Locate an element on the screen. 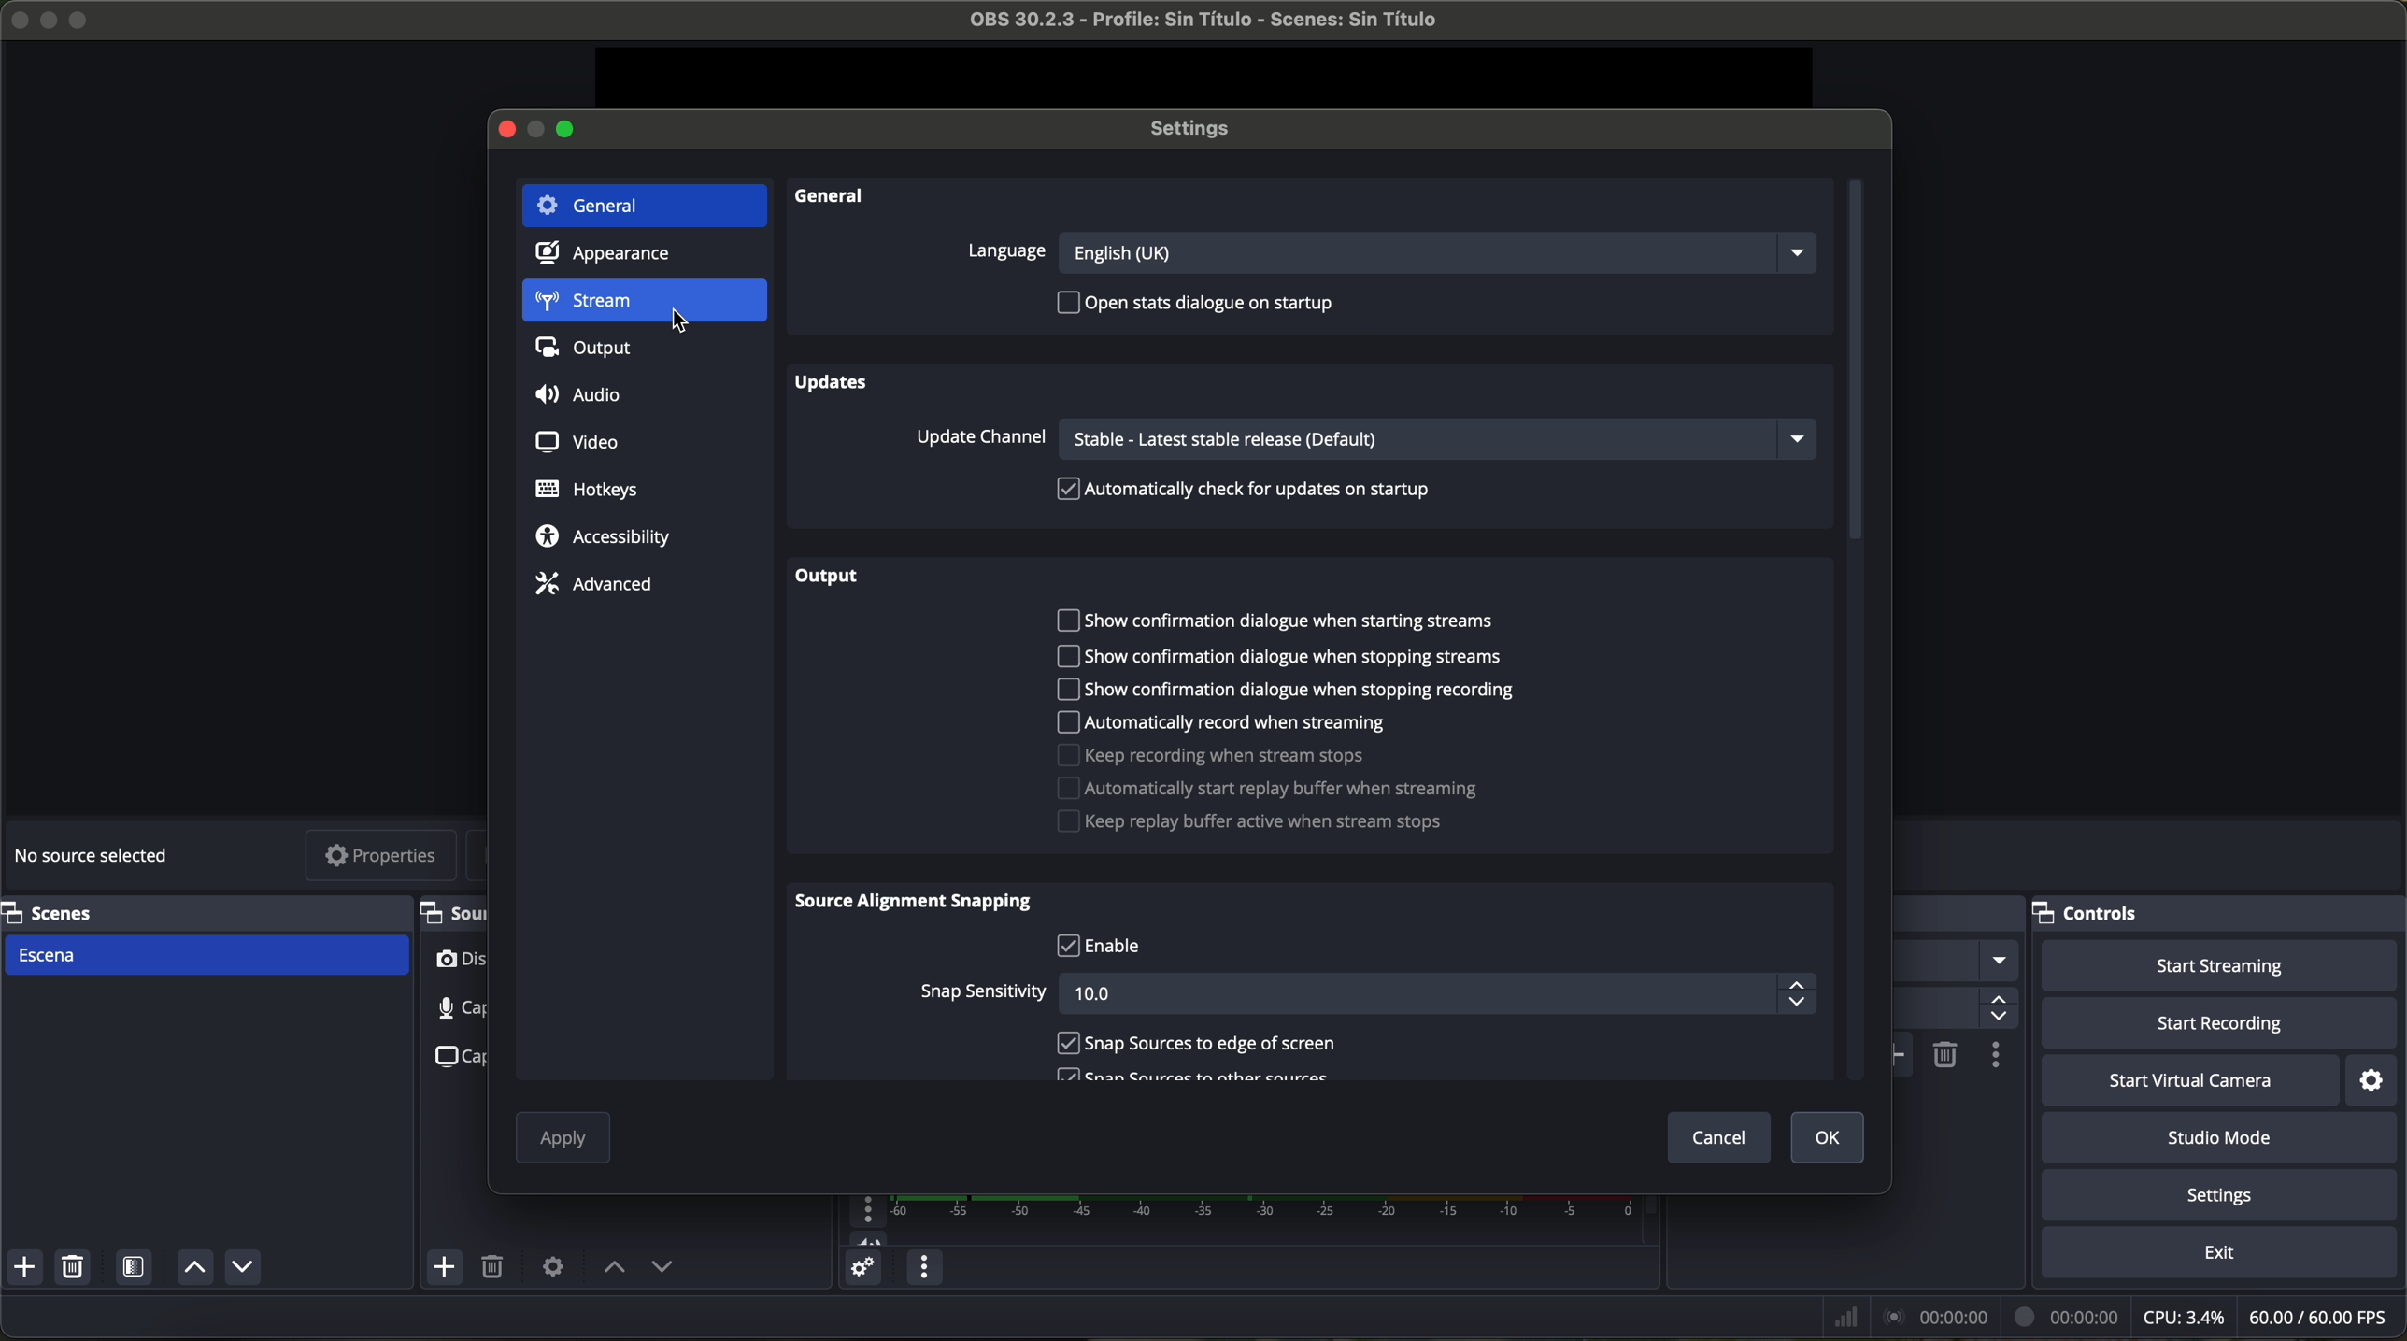 This screenshot has width=2407, height=1341. start virtual camera is located at coordinates (2190, 1081).